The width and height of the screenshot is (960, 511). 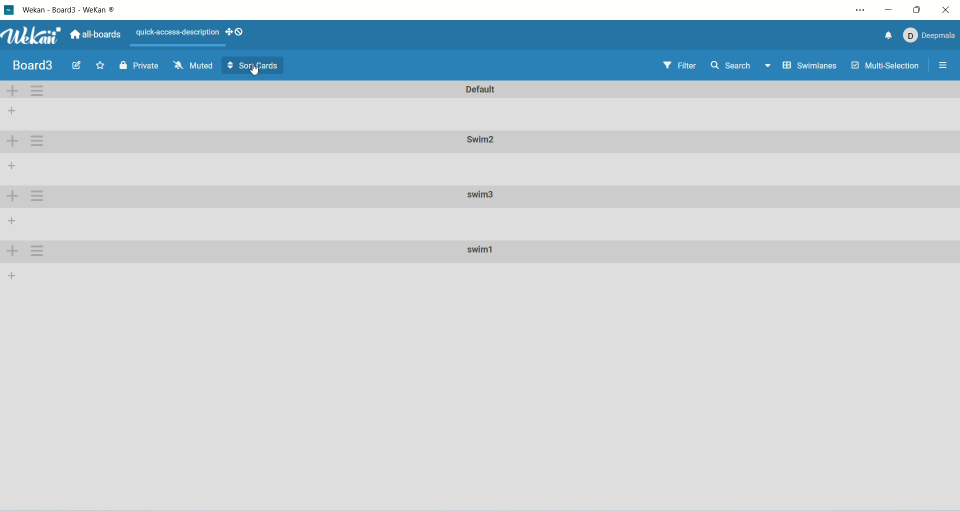 I want to click on add list, so click(x=11, y=218).